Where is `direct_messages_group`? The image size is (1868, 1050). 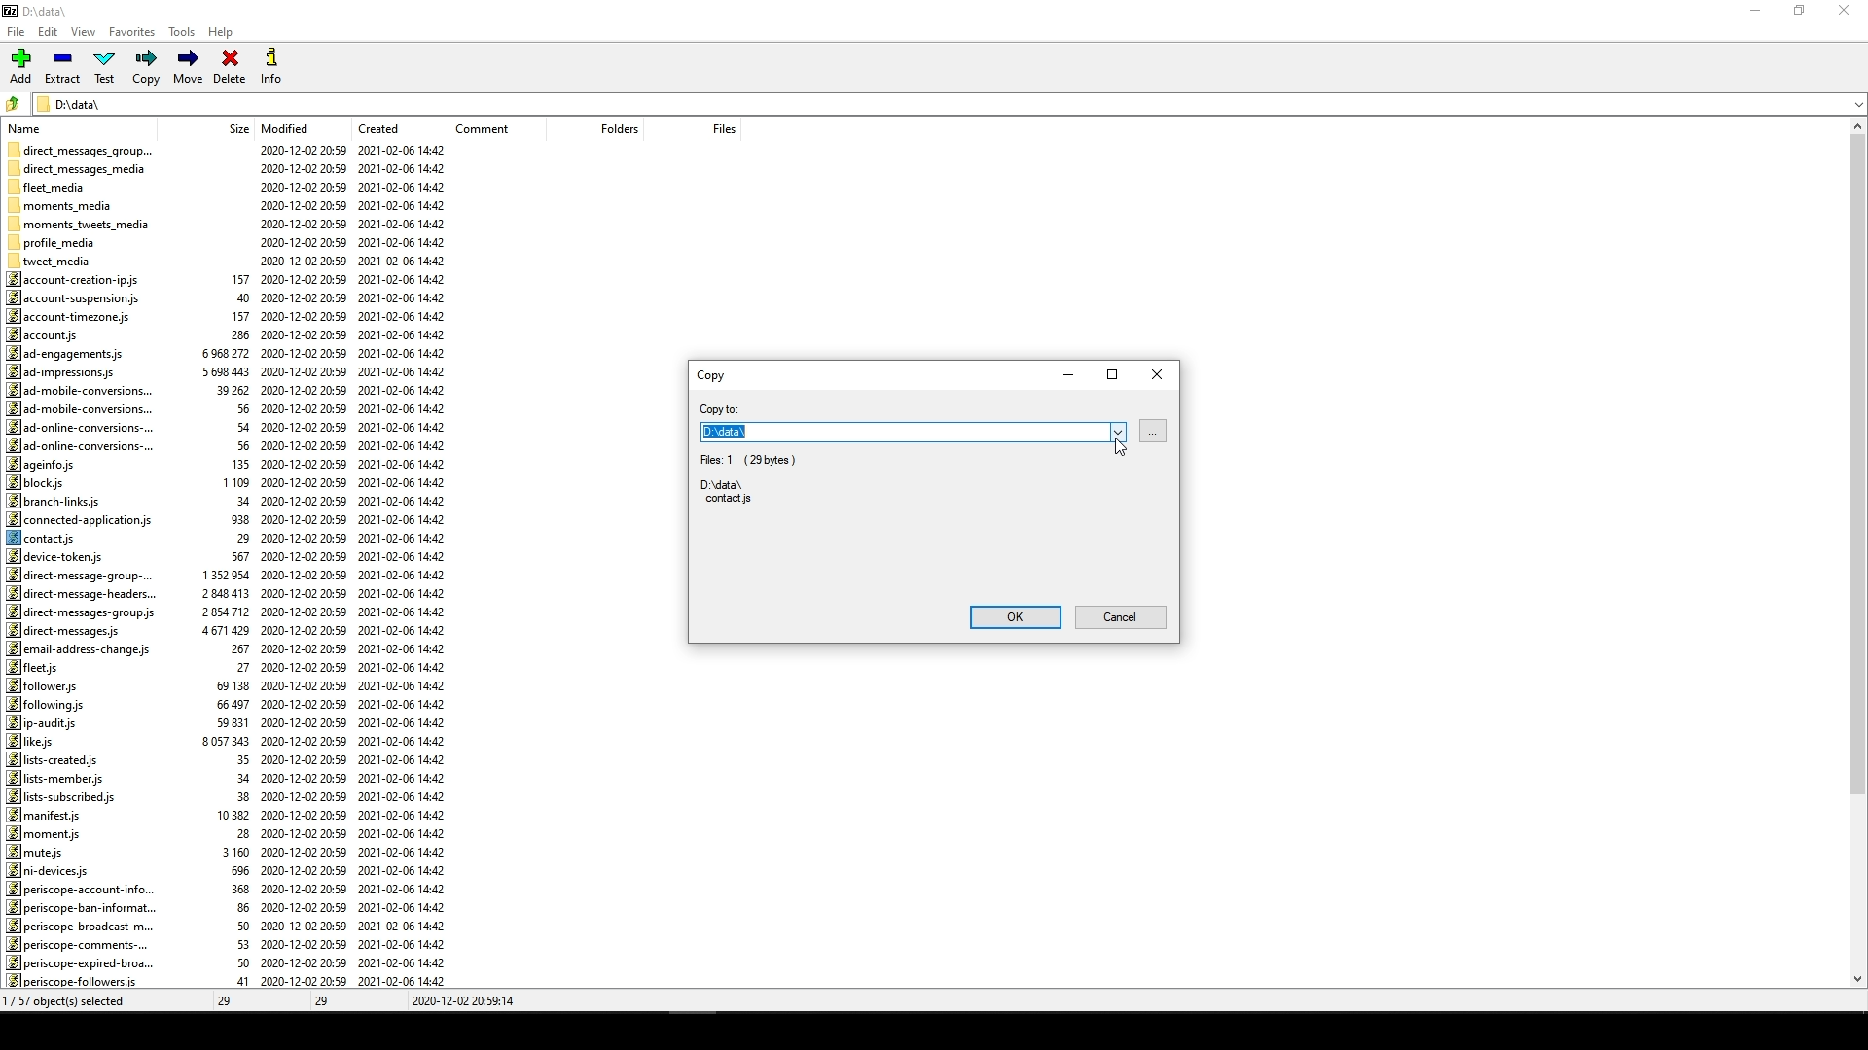 direct_messages_group is located at coordinates (83, 148).